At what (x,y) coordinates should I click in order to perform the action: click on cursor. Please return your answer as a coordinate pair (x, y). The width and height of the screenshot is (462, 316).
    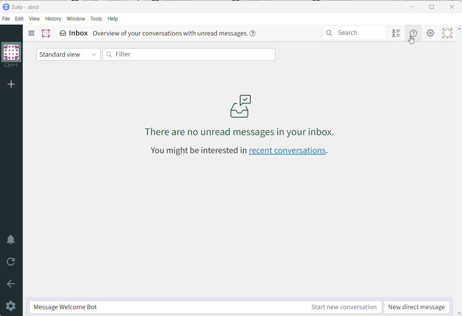
    Looking at the image, I should click on (412, 42).